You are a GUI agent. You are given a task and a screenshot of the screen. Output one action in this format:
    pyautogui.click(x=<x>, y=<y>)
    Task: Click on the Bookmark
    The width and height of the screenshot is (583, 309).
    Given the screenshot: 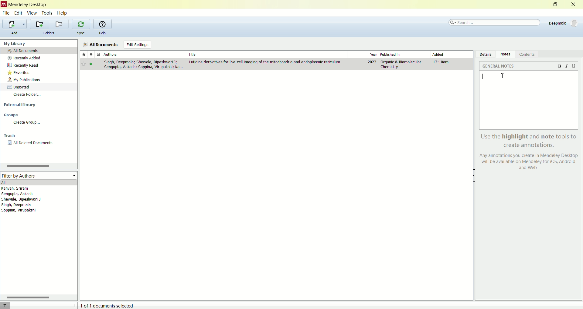 What is the action you would take?
    pyautogui.click(x=84, y=65)
    